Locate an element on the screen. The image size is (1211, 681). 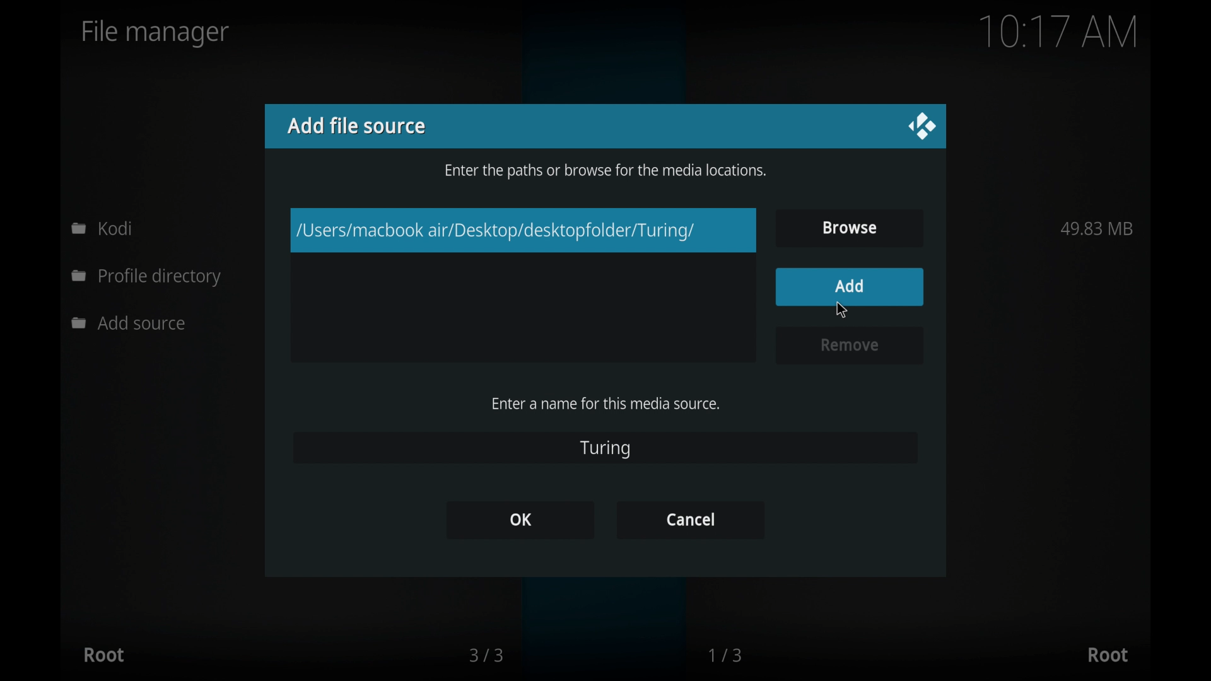
enter a name for this media source is located at coordinates (605, 404).